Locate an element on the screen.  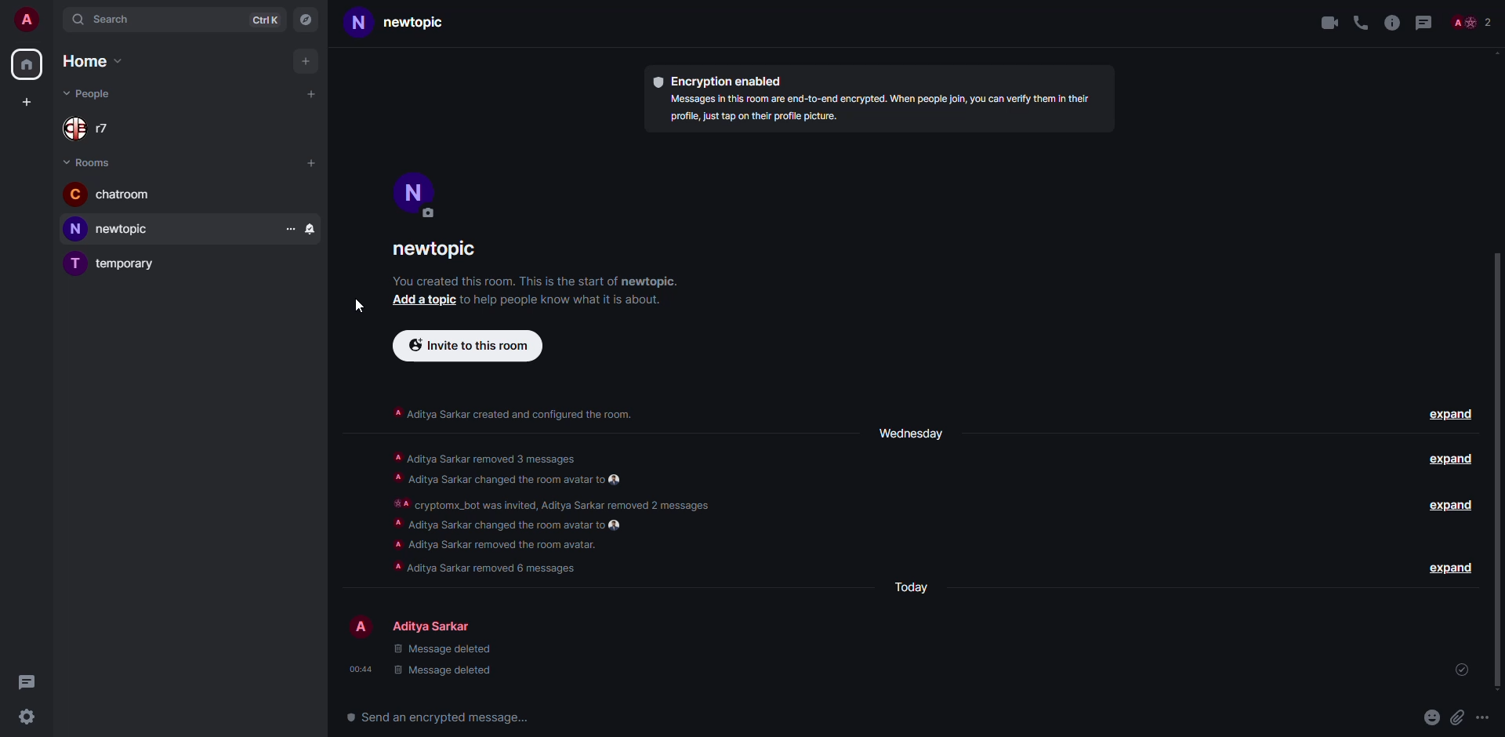
room is located at coordinates (110, 228).